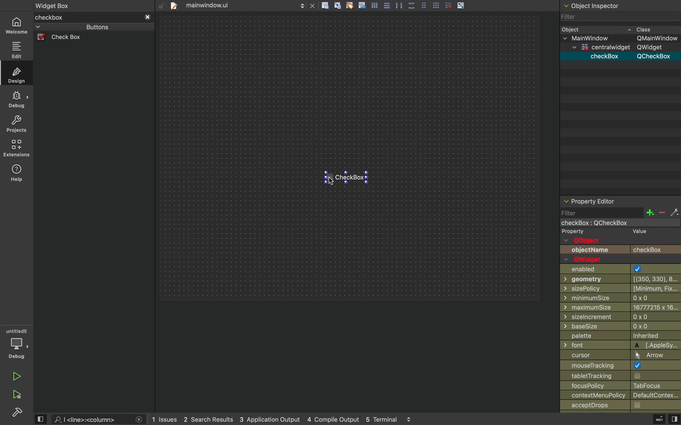 The image size is (681, 425). Describe the element at coordinates (640, 232) in the screenshot. I see `Value` at that location.